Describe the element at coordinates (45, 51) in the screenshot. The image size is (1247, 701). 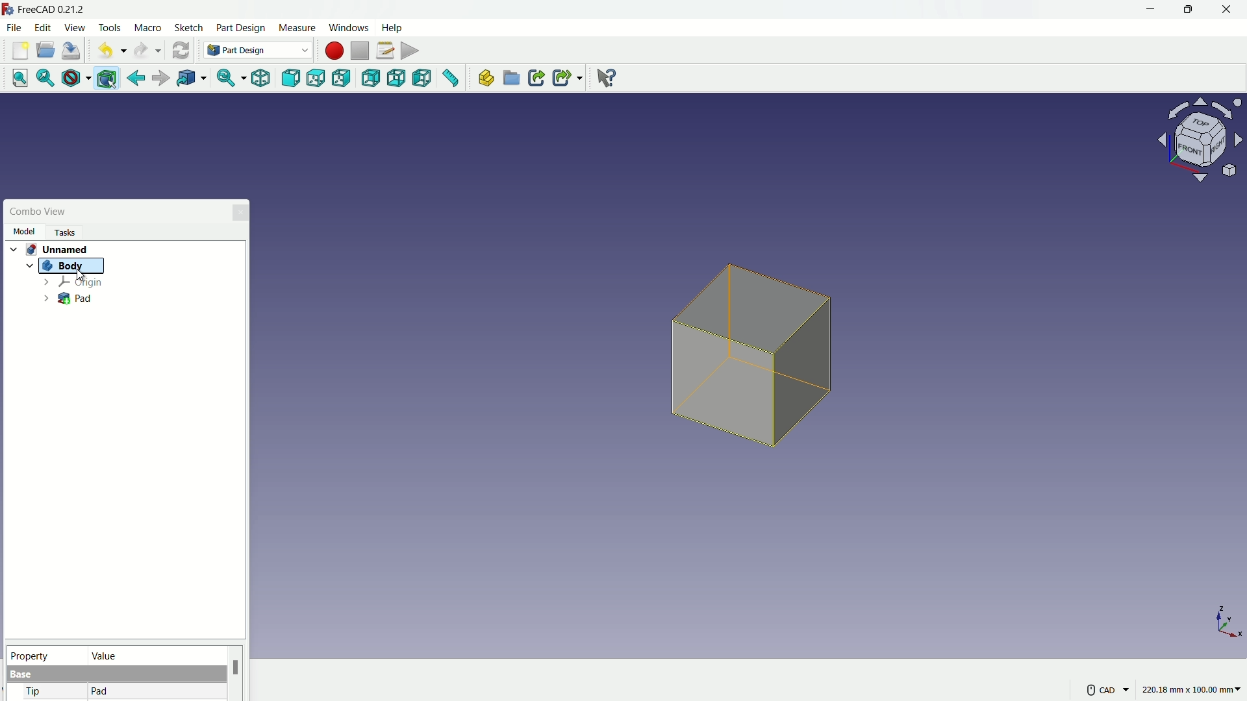
I see `open folder` at that location.